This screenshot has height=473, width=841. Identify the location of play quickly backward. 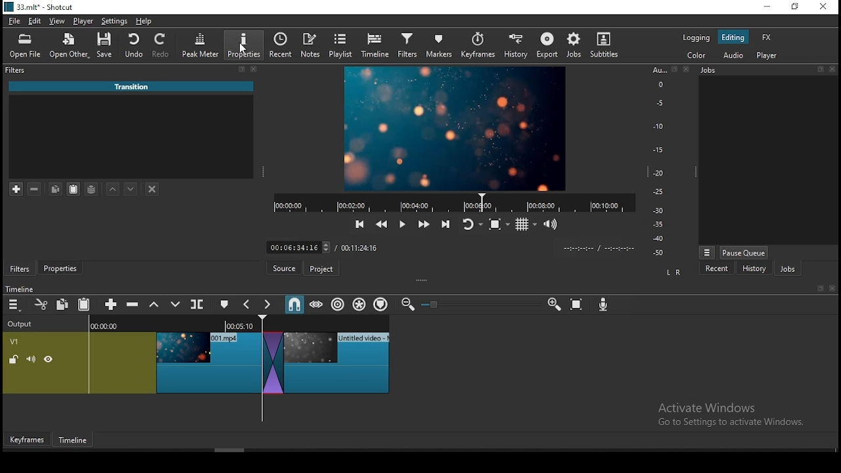
(380, 223).